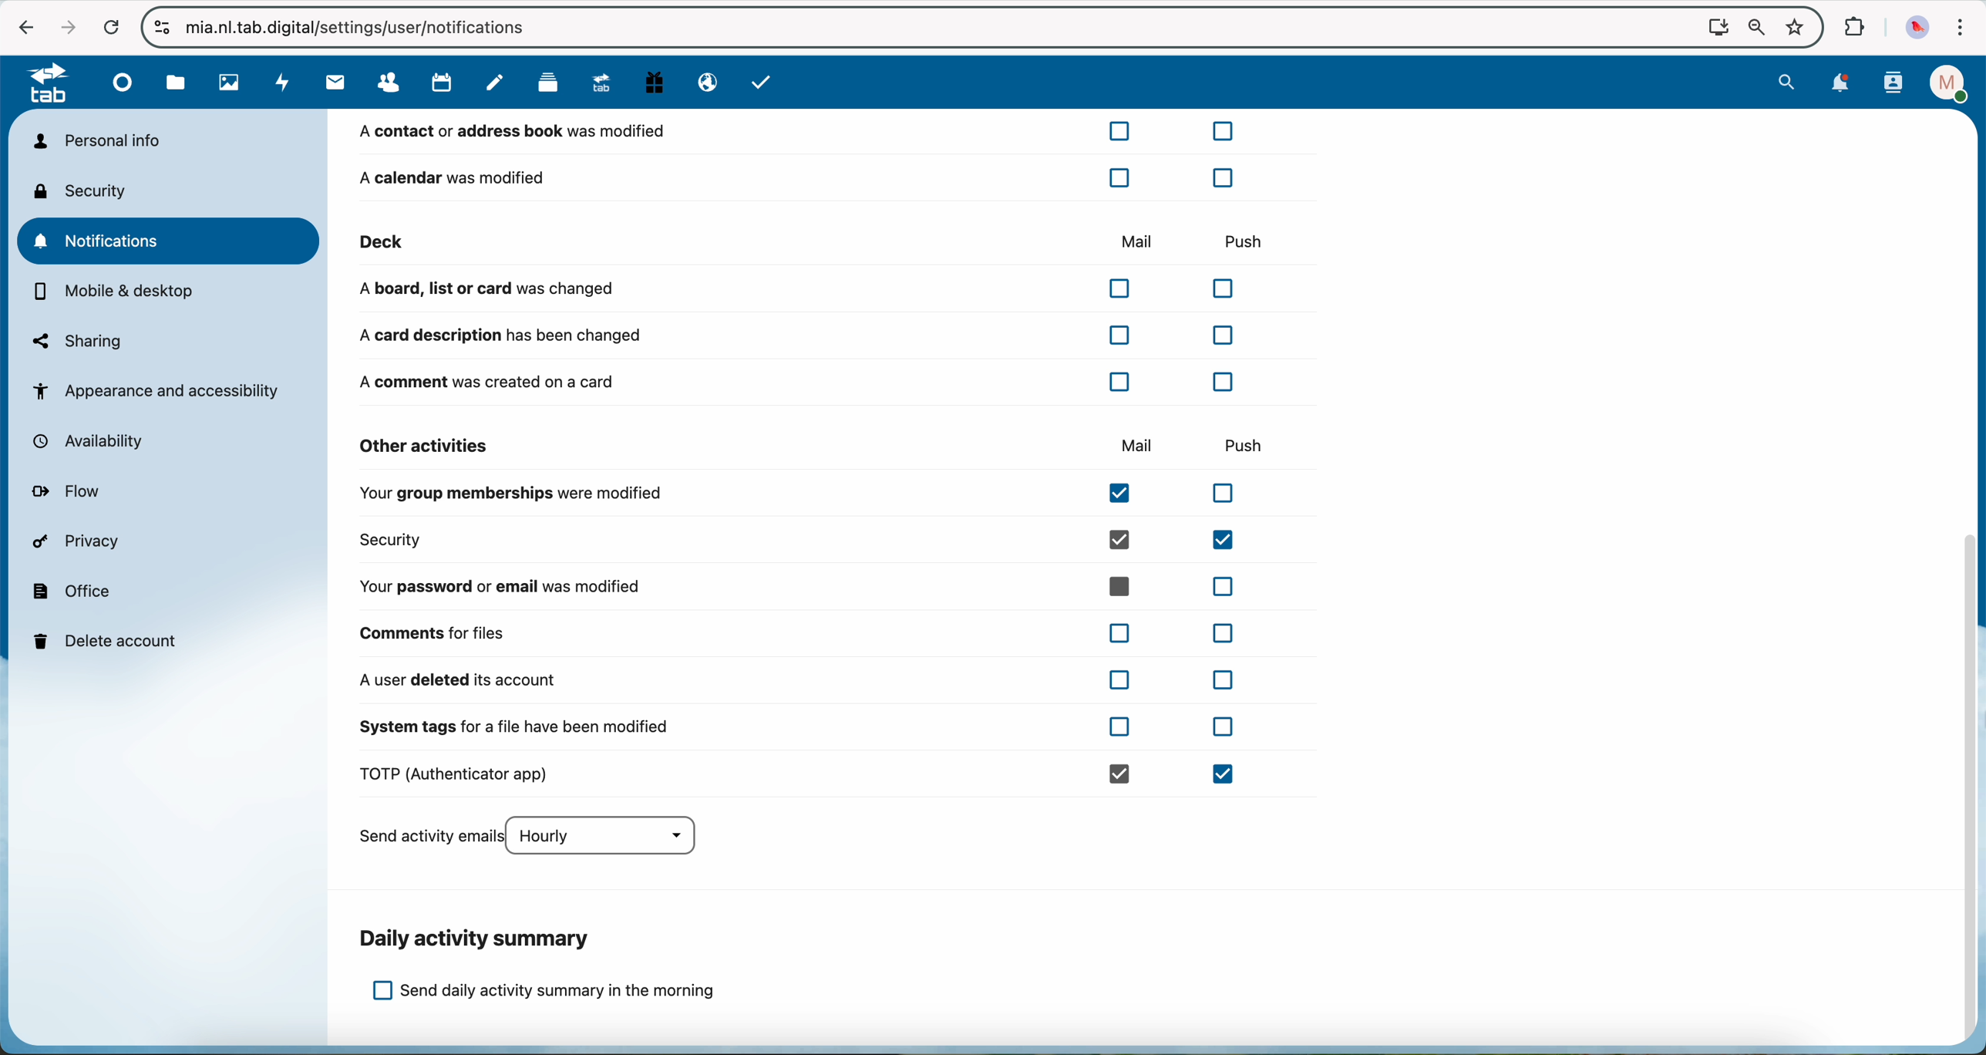  What do you see at coordinates (705, 83) in the screenshot?
I see `email` at bounding box center [705, 83].